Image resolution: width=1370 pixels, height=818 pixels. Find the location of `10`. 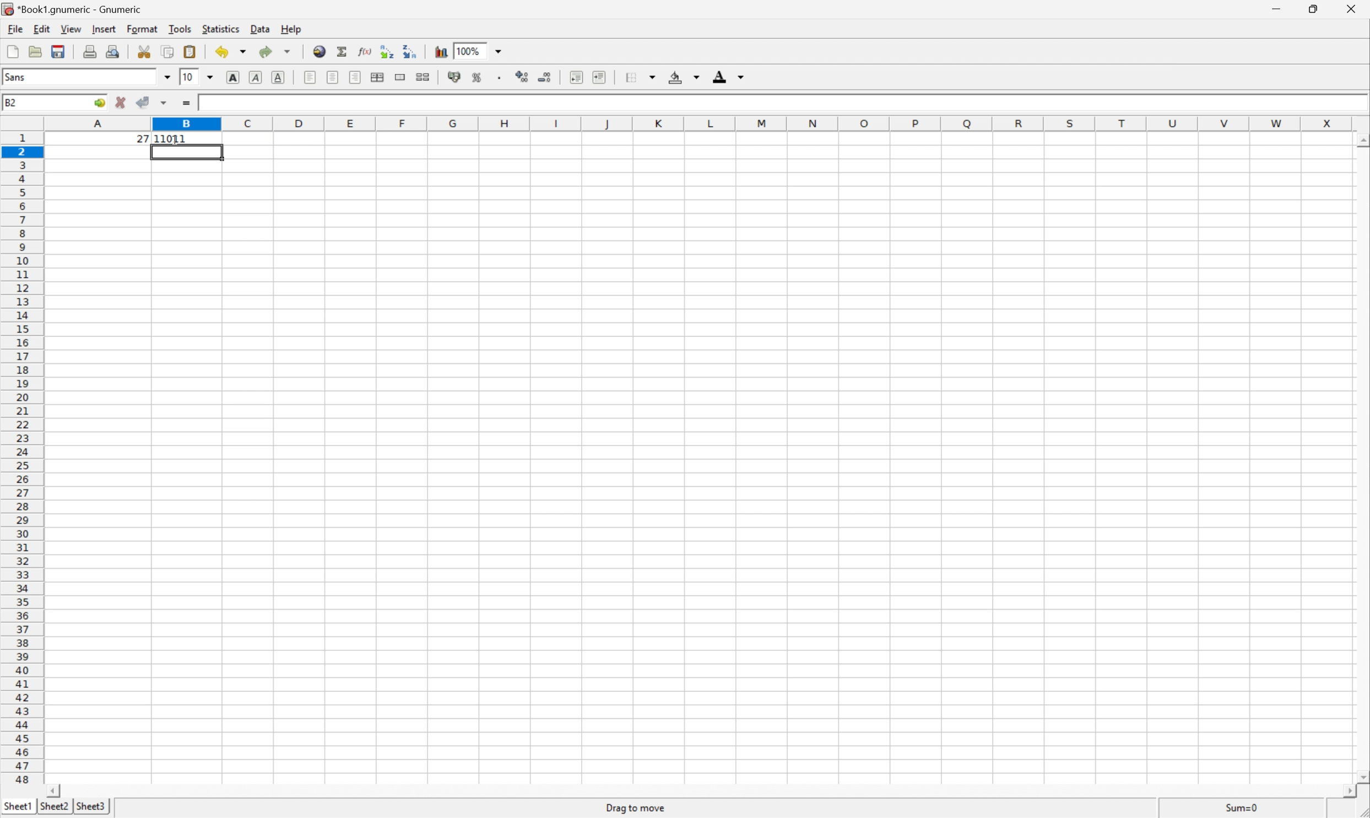

10 is located at coordinates (188, 77).